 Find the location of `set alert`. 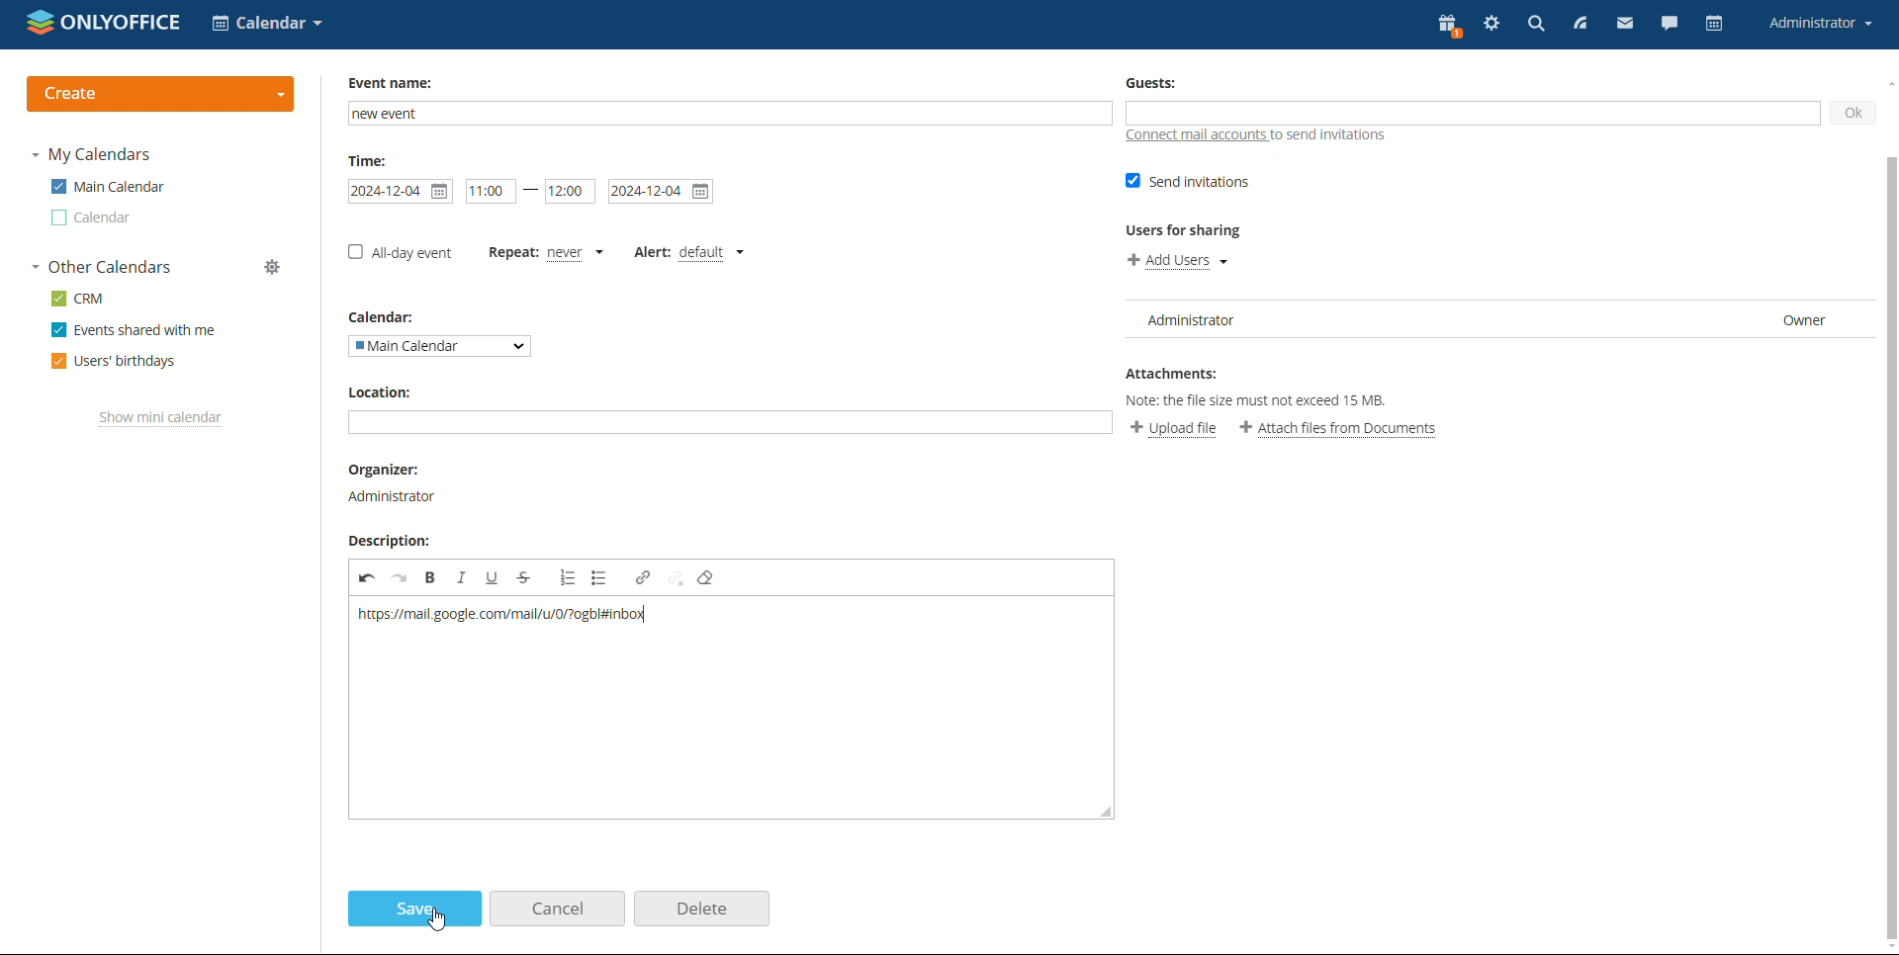

set alert is located at coordinates (650, 253).